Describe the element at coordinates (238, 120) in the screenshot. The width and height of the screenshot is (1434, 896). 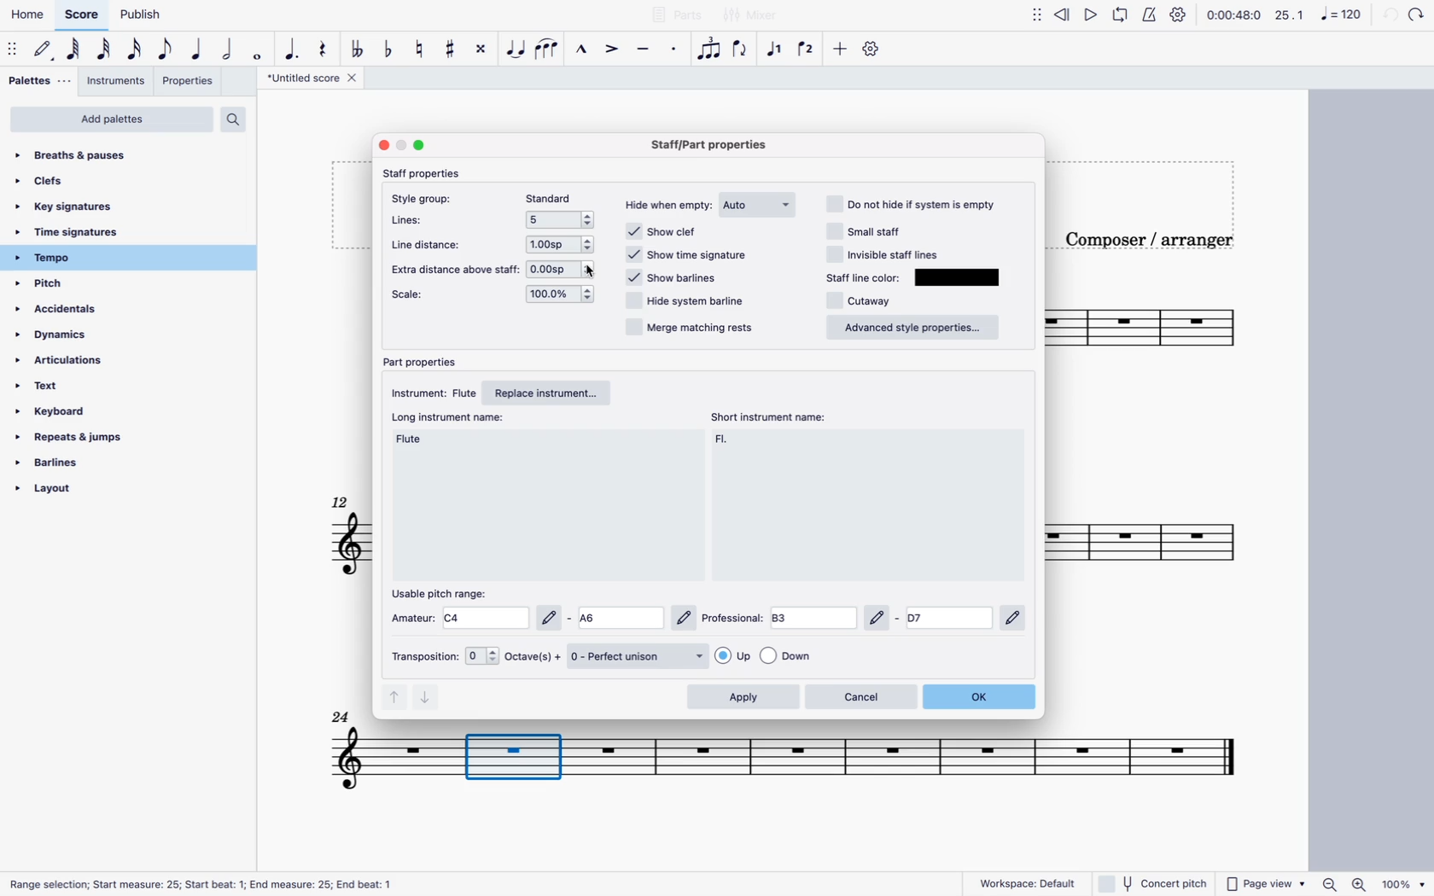
I see `search` at that location.